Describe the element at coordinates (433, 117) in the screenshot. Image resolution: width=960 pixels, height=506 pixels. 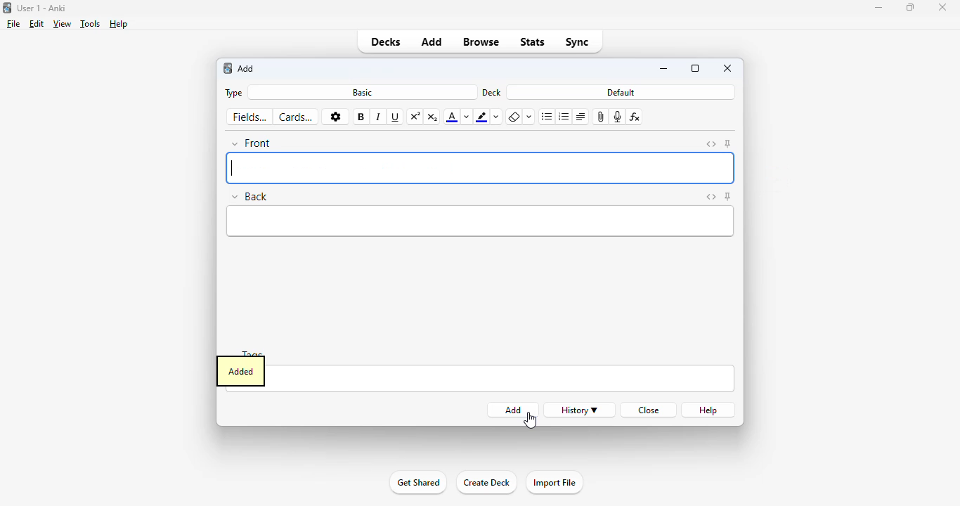
I see `subscript` at that location.